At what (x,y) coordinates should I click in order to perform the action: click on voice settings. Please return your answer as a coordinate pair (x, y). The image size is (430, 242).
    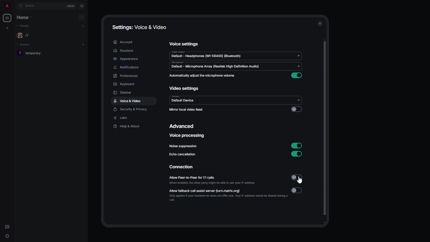
    Looking at the image, I should click on (185, 44).